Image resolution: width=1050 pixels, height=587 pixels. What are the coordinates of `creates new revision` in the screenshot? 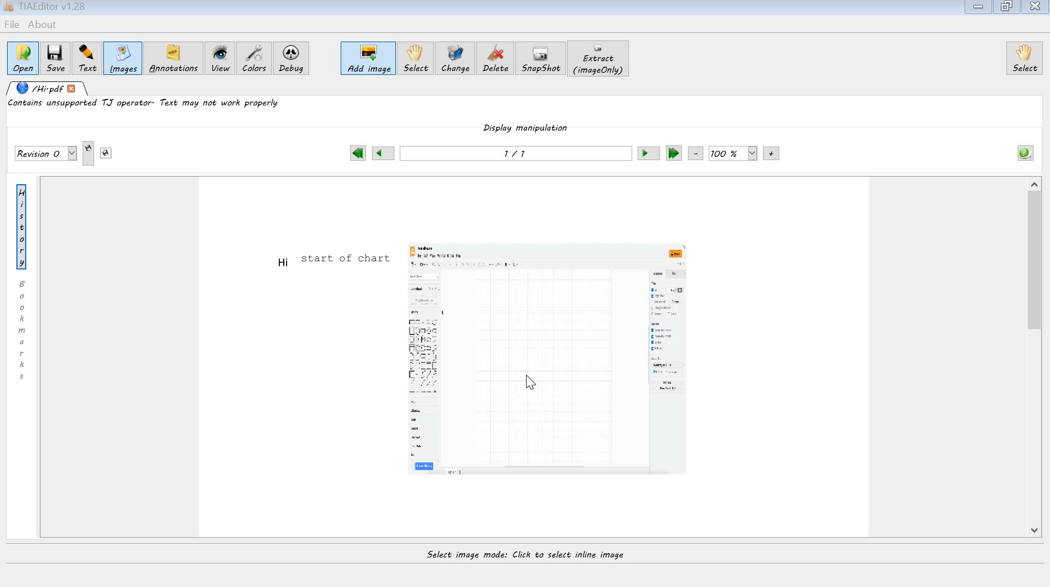 It's located at (89, 154).